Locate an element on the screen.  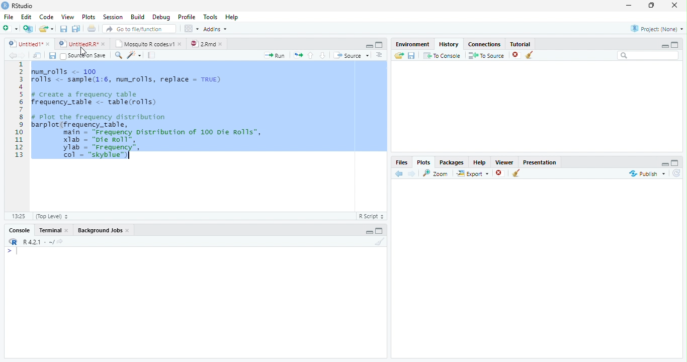
©) 28md is located at coordinates (206, 44).